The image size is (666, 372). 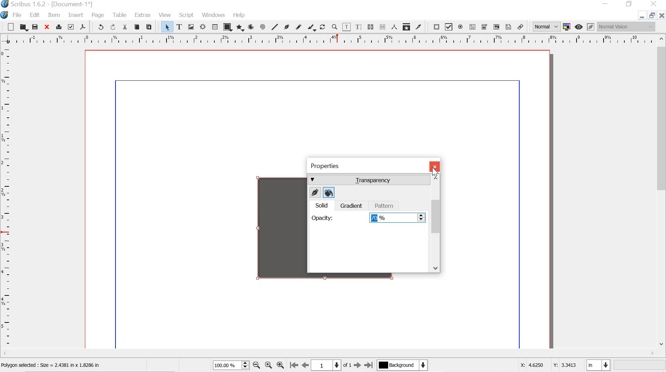 I want to click on pdf combo box, so click(x=484, y=26).